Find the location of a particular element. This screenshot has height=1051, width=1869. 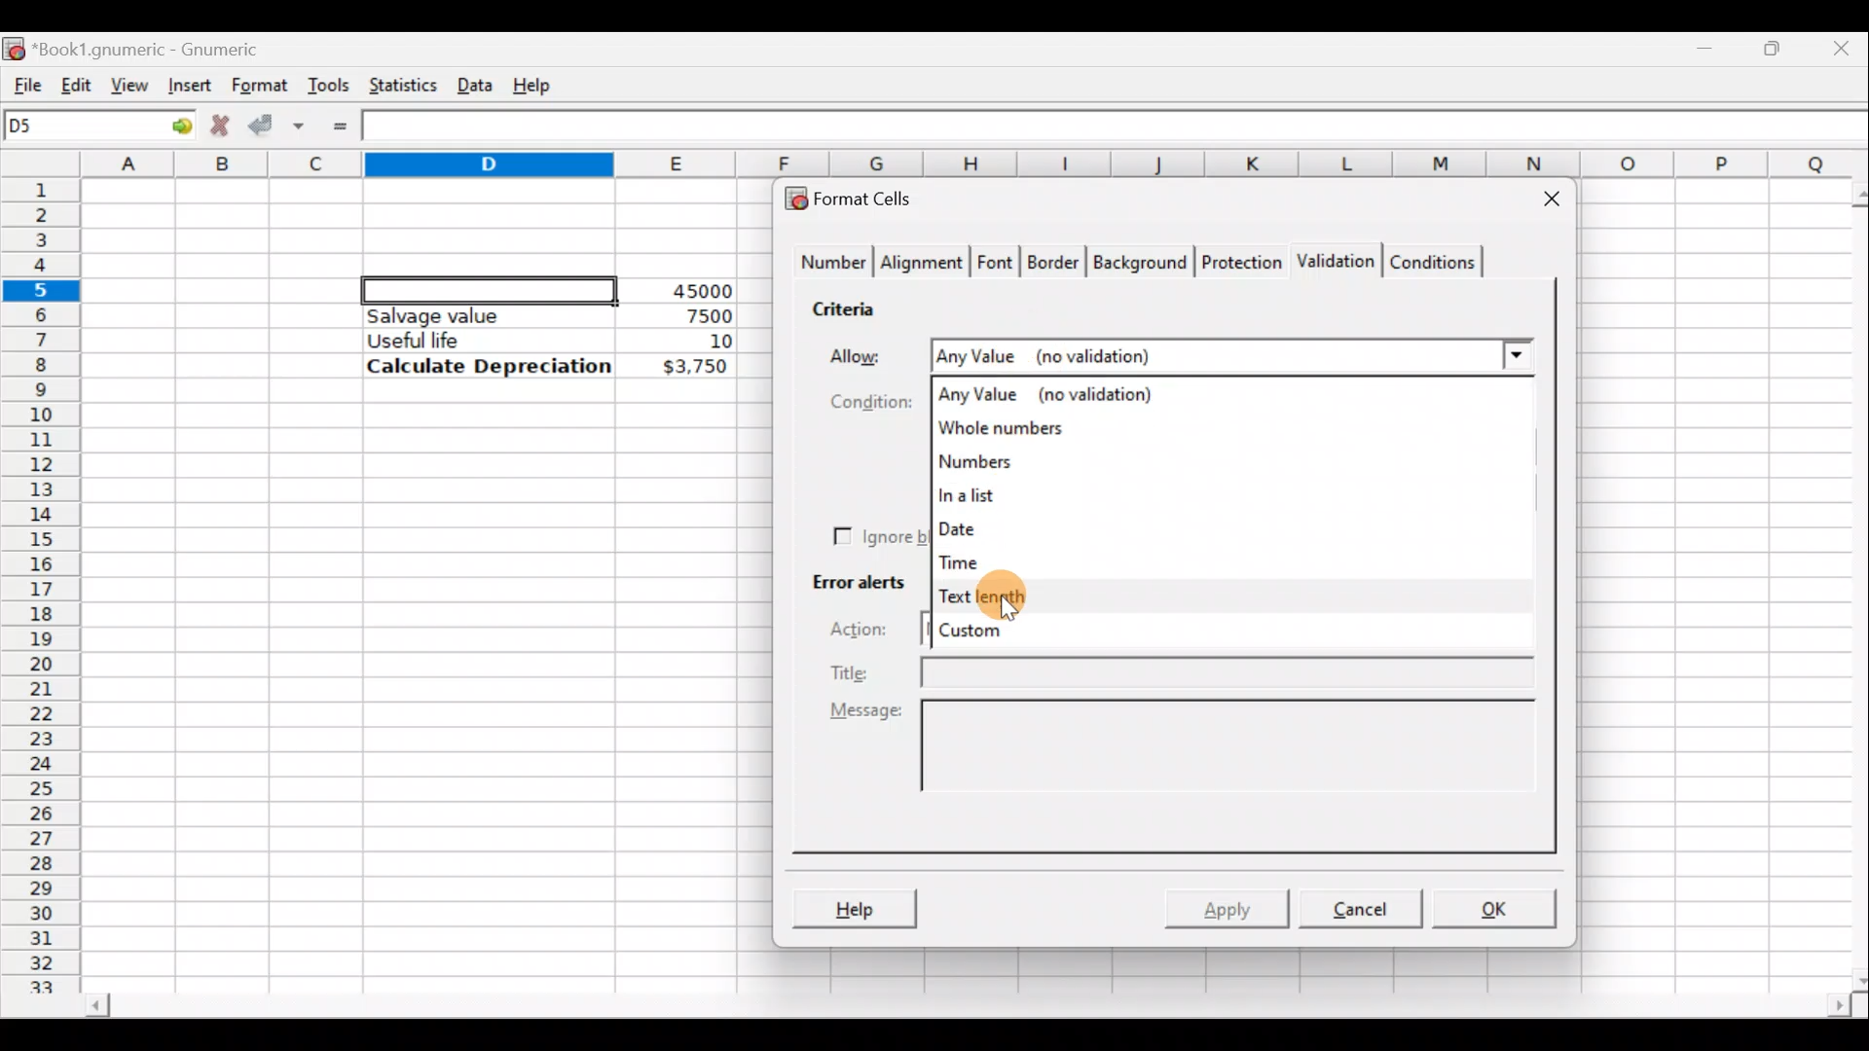

Data is located at coordinates (474, 81).